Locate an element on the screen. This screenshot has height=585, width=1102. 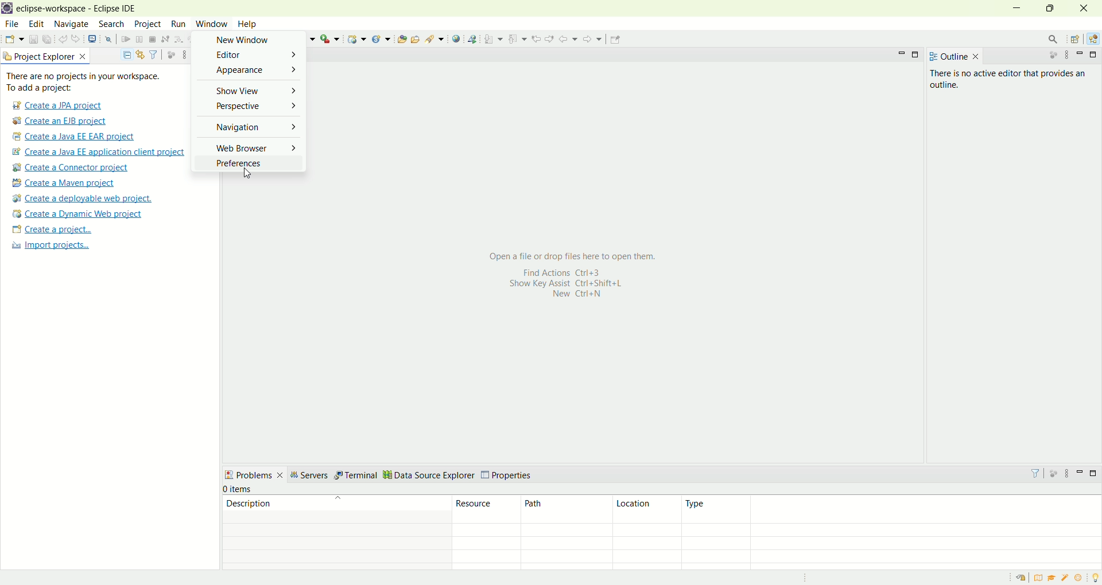
There are no projects in your workspace. To add a project: is located at coordinates (86, 82).